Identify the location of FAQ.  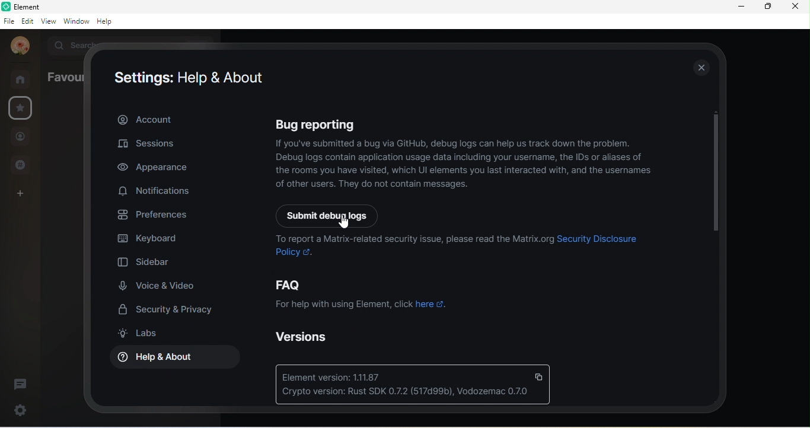
(358, 285).